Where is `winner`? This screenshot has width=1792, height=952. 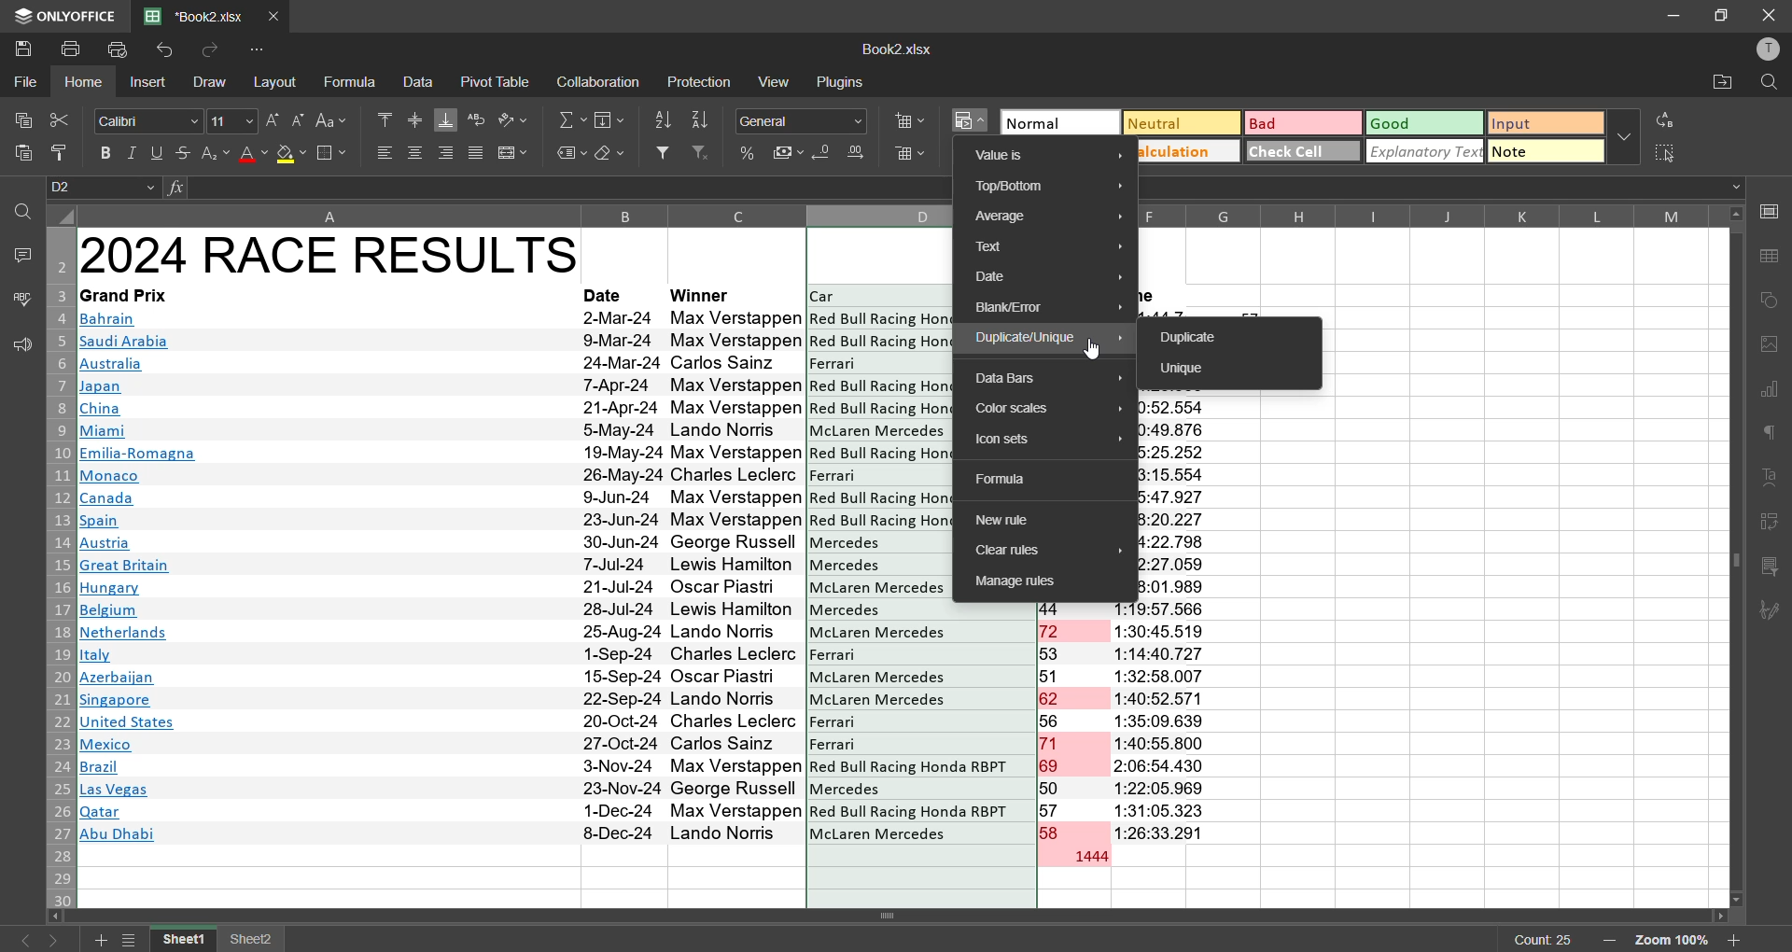
winner is located at coordinates (704, 294).